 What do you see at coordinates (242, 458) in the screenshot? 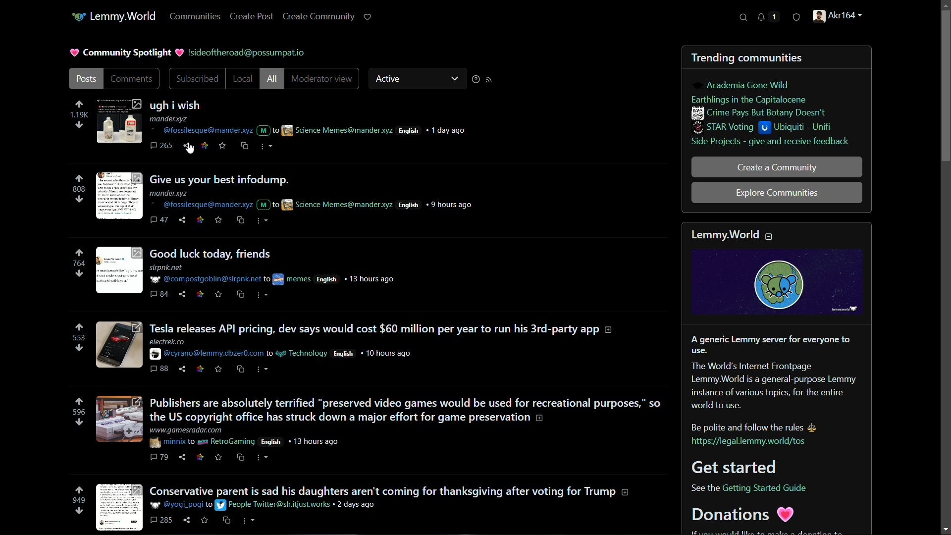
I see `cross psot` at bounding box center [242, 458].